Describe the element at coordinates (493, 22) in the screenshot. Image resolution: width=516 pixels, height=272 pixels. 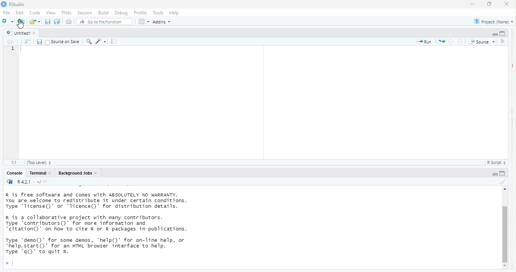
I see ` project: (None)` at that location.